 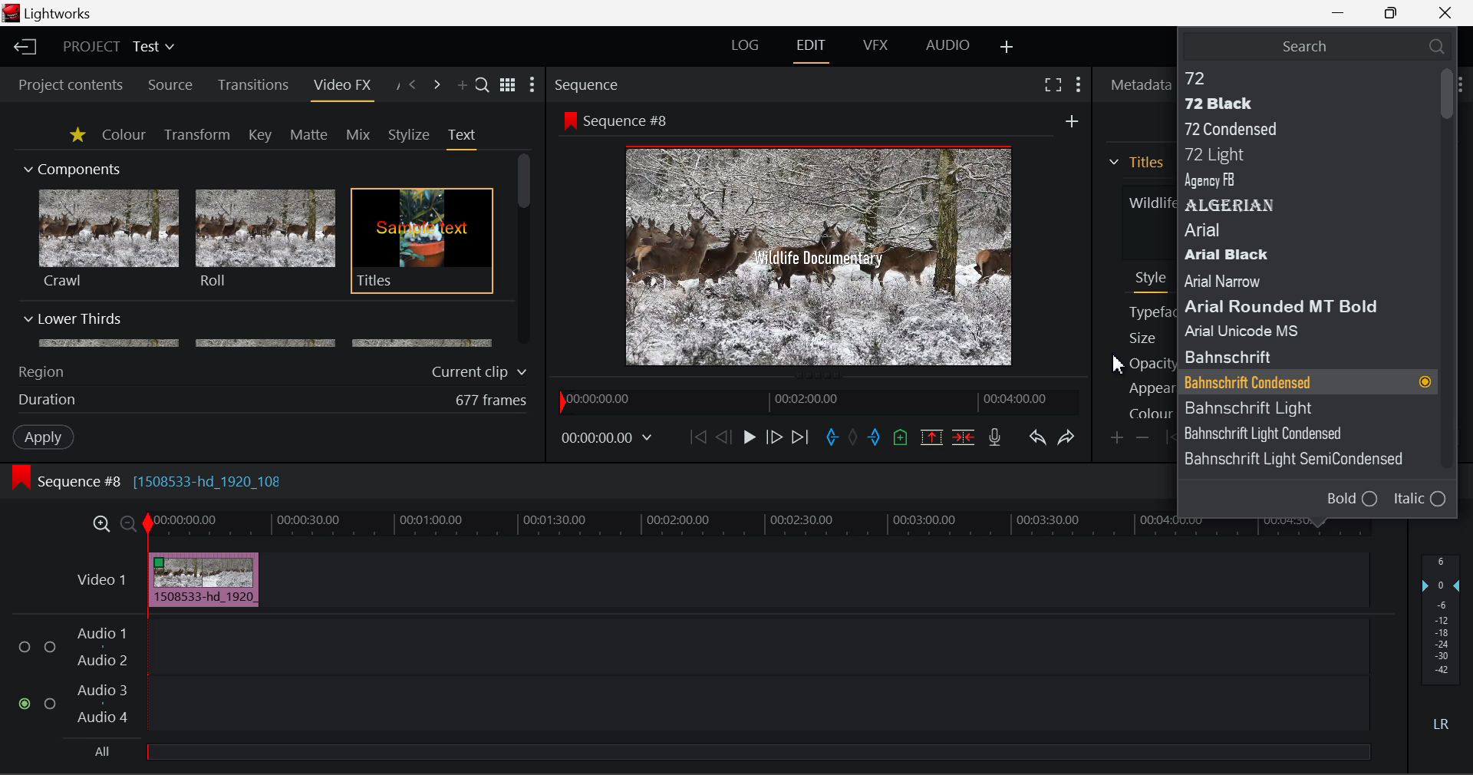 What do you see at coordinates (1442, 646) in the screenshot?
I see `Decibel Level` at bounding box center [1442, 646].